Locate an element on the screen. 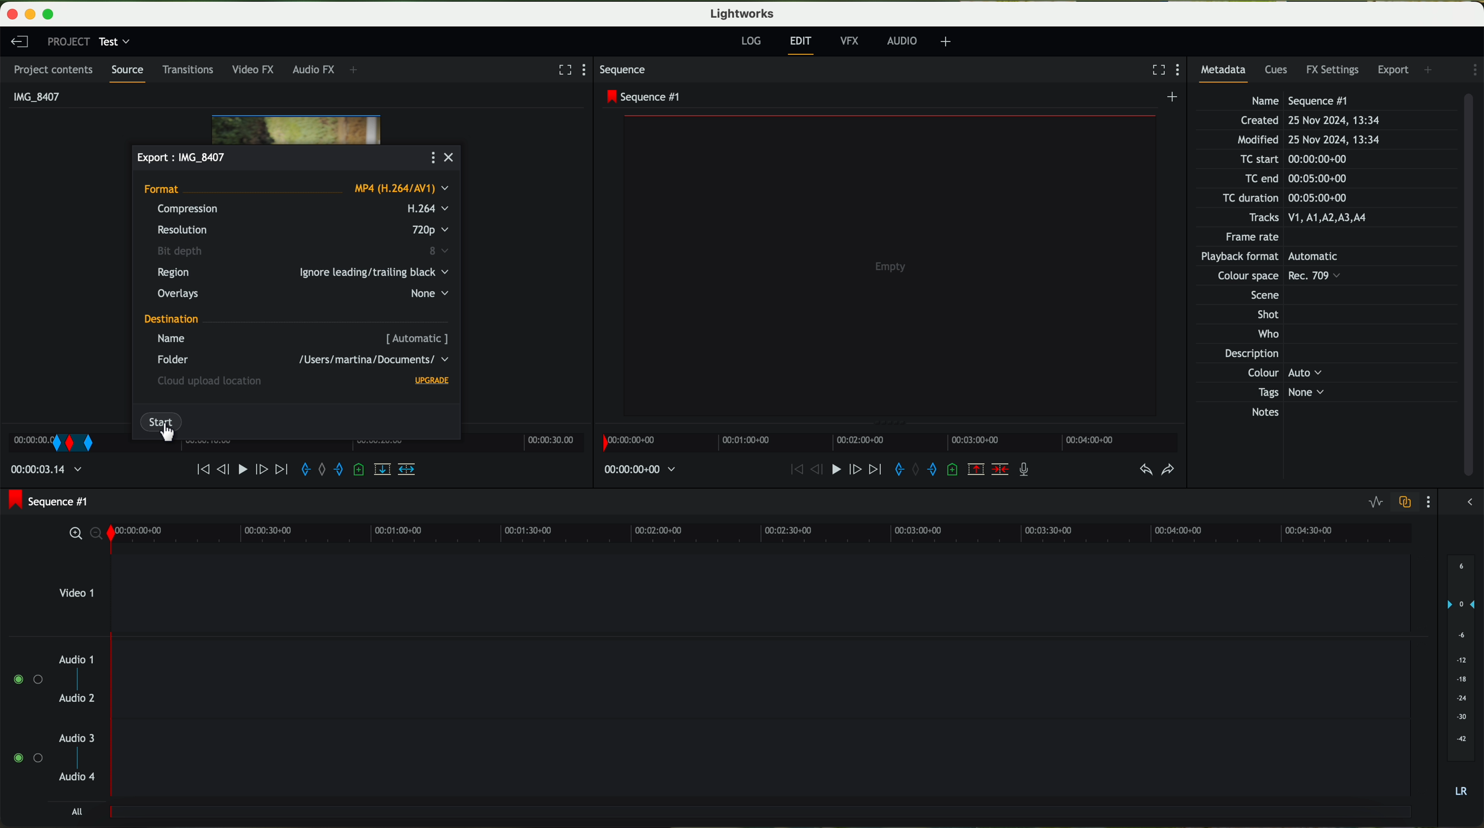 The image size is (1484, 828). sequence #1 is located at coordinates (50, 501).